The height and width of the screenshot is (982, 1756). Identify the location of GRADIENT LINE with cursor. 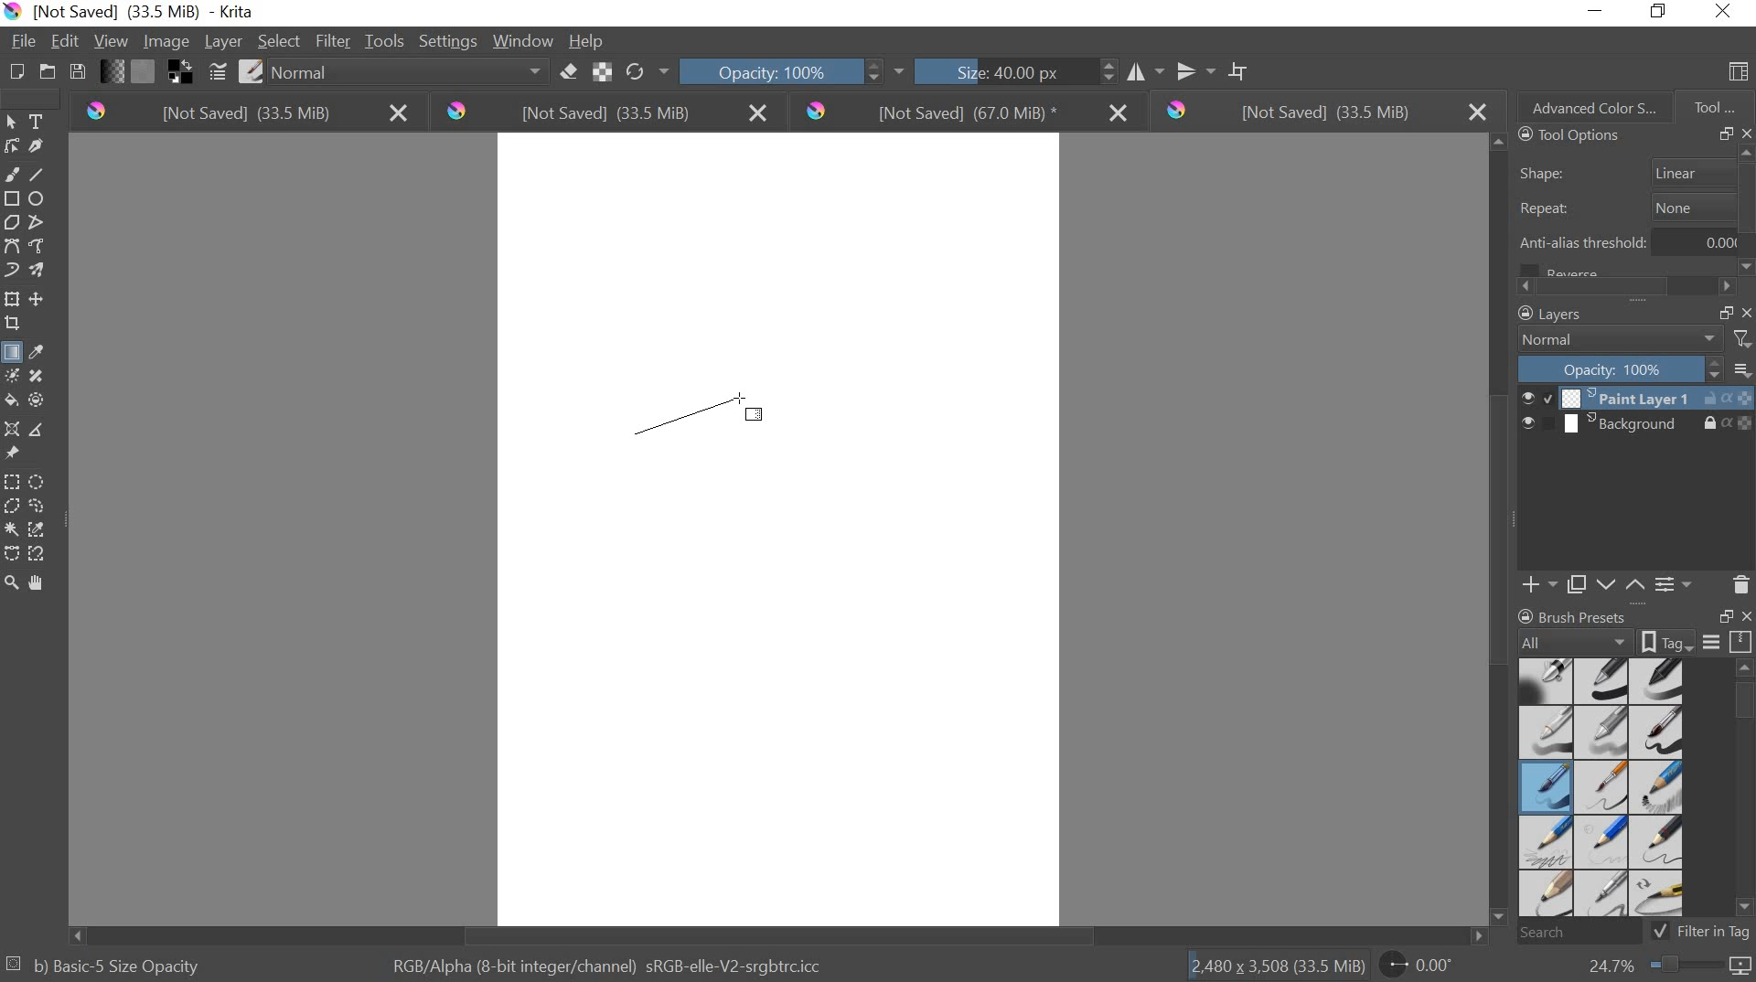
(701, 413).